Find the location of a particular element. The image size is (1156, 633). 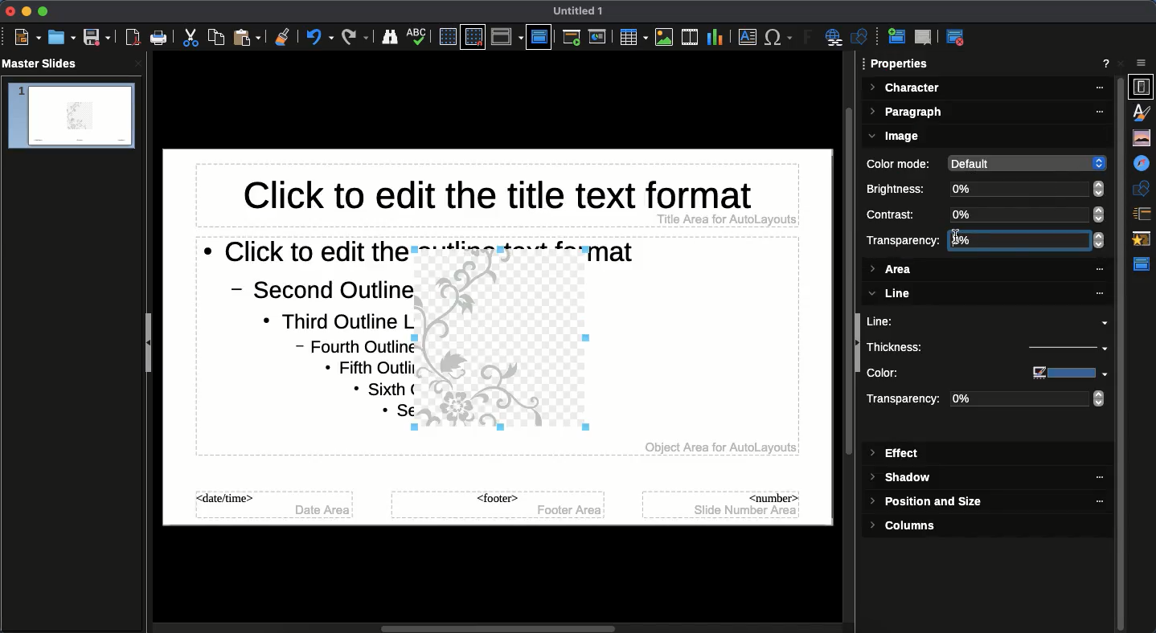

Line is located at coordinates (991, 321).